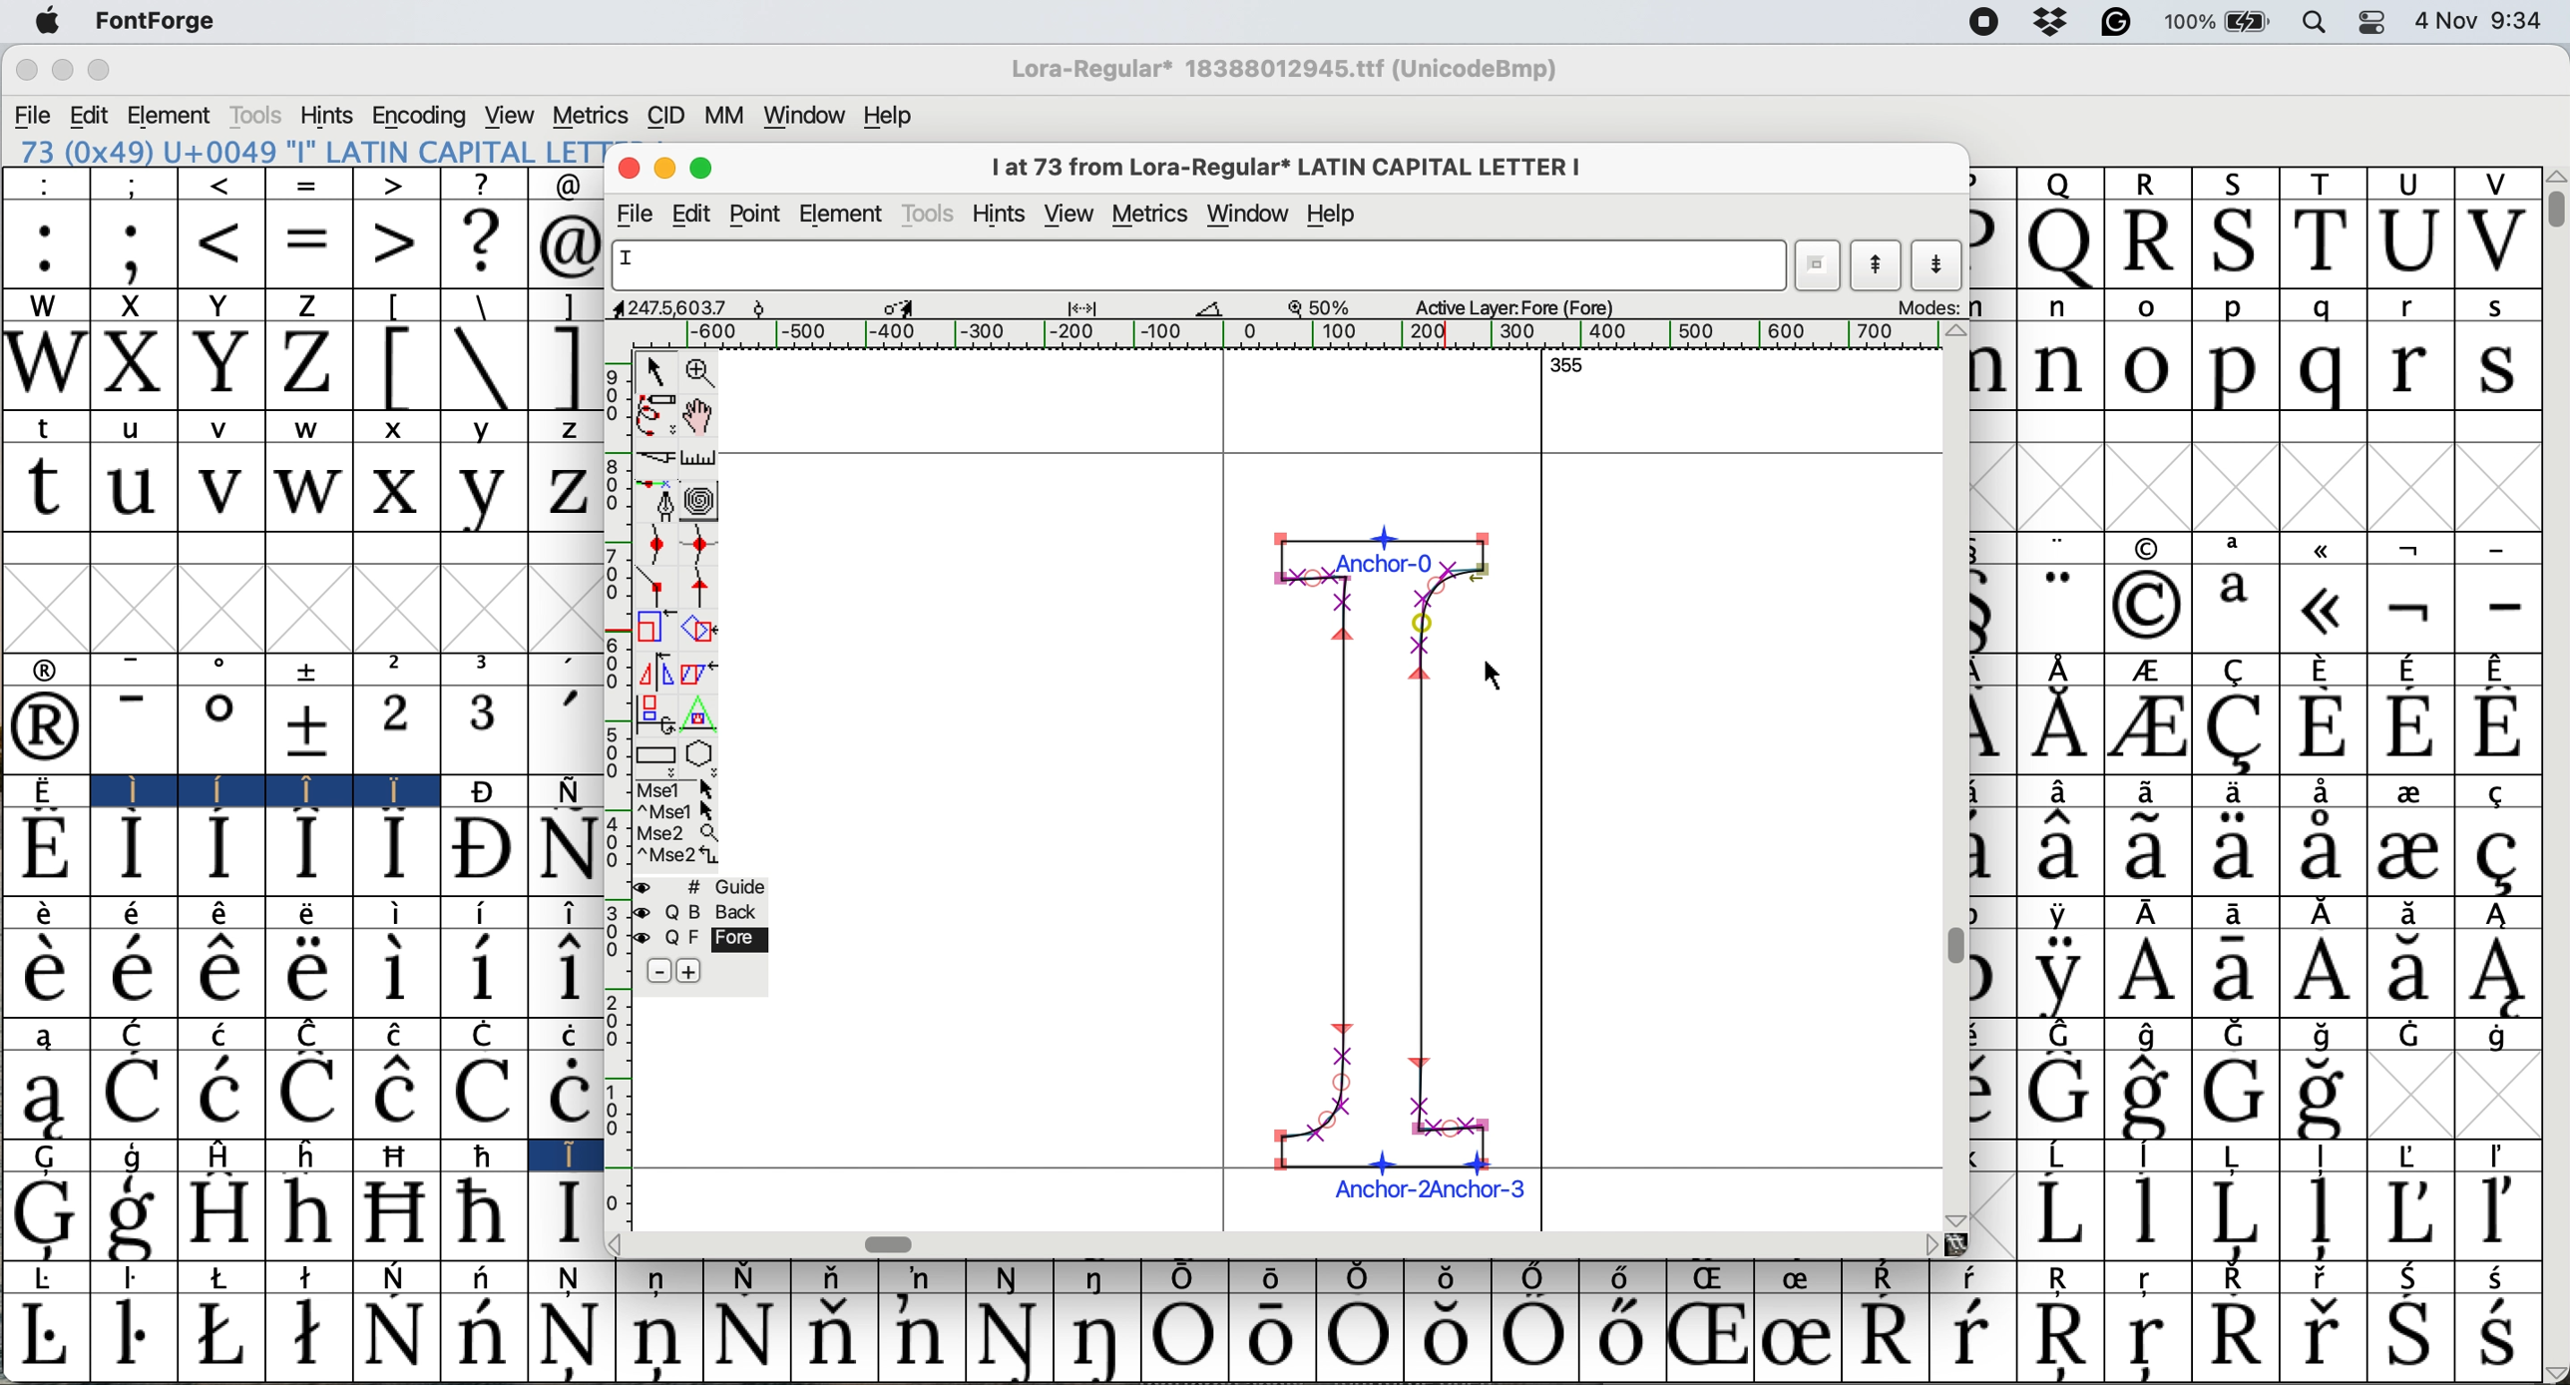 The height and width of the screenshot is (1385, 2570). What do you see at coordinates (511, 114) in the screenshot?
I see `view` at bounding box center [511, 114].